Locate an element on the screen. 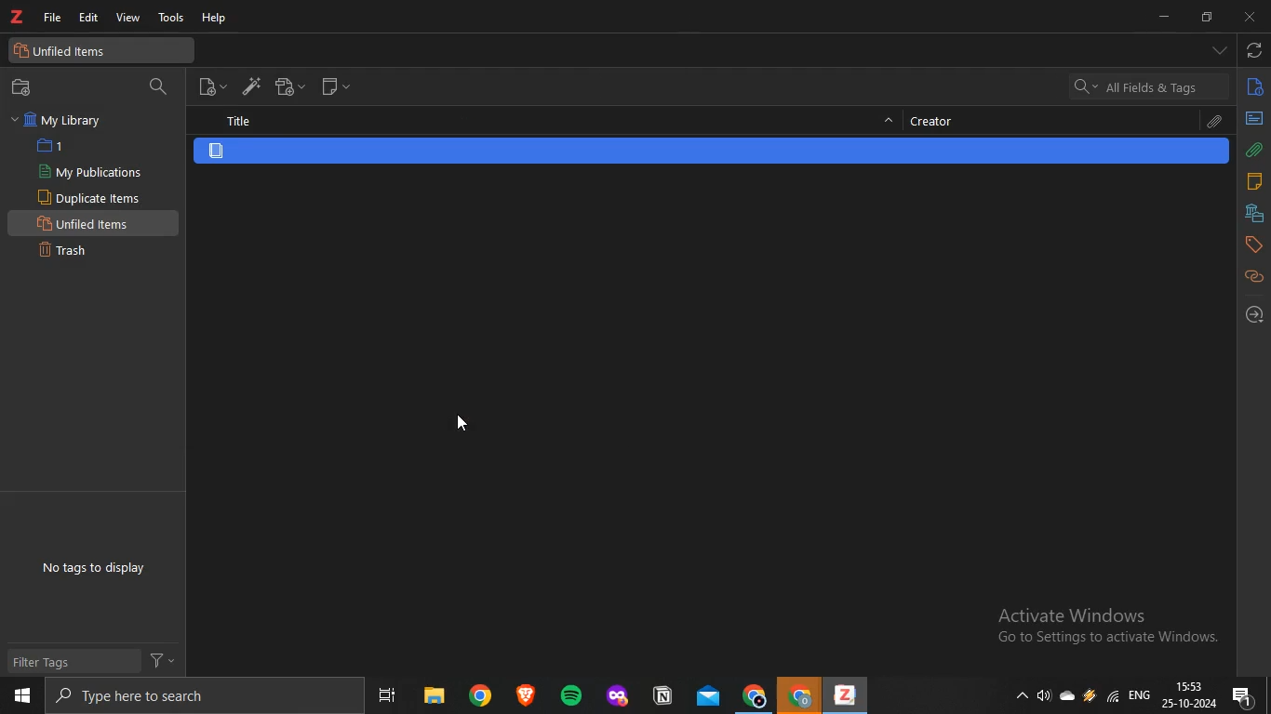  close is located at coordinates (1248, 18).